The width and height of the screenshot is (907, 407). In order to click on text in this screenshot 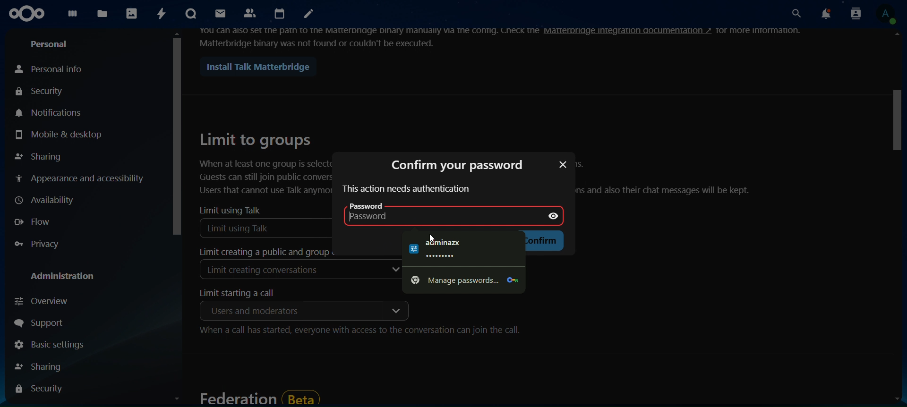, I will do `click(445, 247)`.